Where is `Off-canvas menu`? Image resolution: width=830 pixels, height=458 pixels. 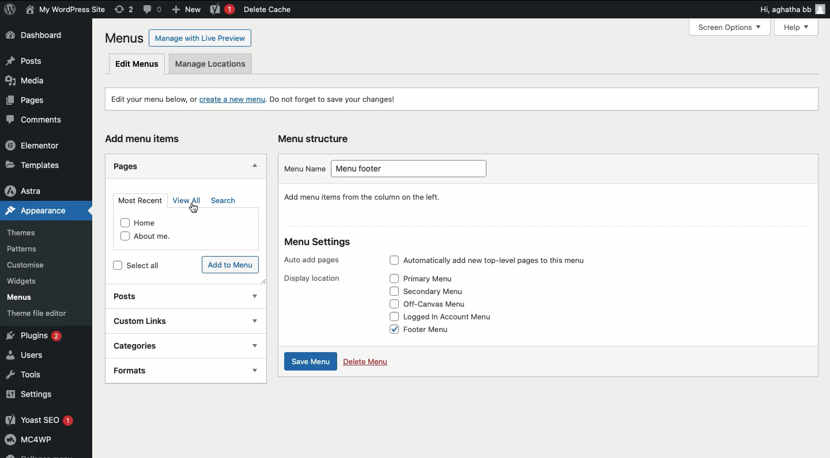 Off-canvas menu is located at coordinates (444, 304).